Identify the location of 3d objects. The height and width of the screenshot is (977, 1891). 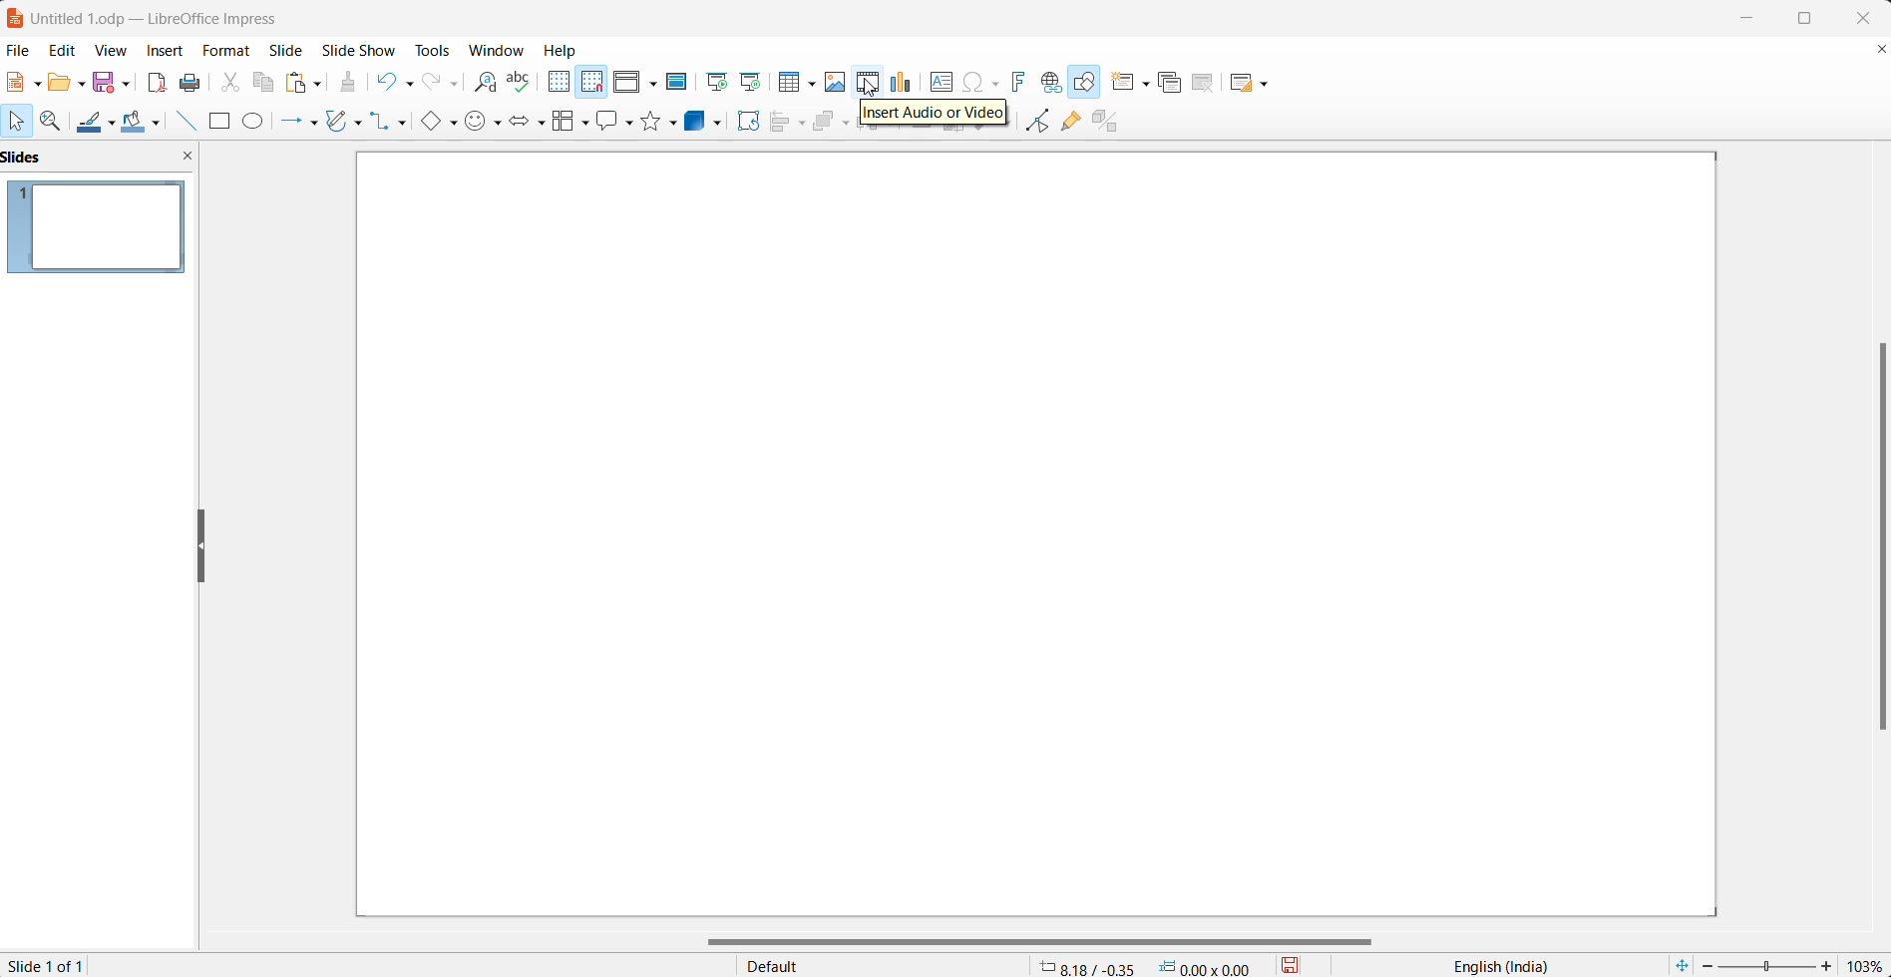
(699, 122).